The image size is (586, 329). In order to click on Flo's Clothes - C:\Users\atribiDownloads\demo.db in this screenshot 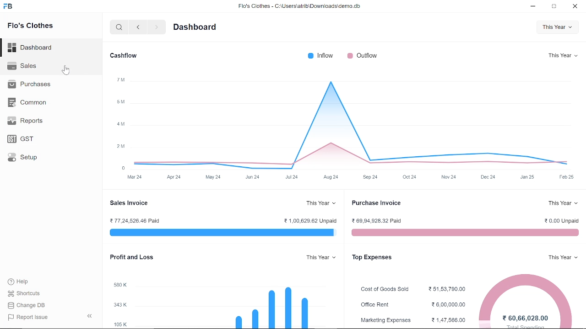, I will do `click(302, 8)`.